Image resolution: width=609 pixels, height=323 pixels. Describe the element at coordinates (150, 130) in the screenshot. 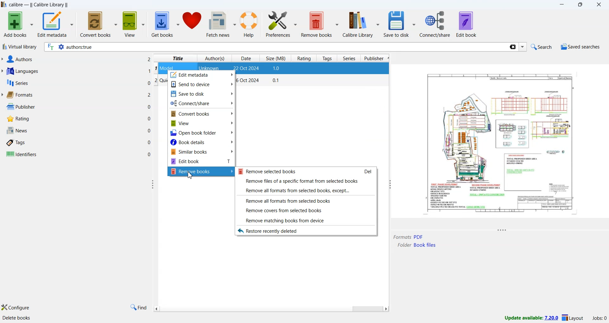

I see `0` at that location.